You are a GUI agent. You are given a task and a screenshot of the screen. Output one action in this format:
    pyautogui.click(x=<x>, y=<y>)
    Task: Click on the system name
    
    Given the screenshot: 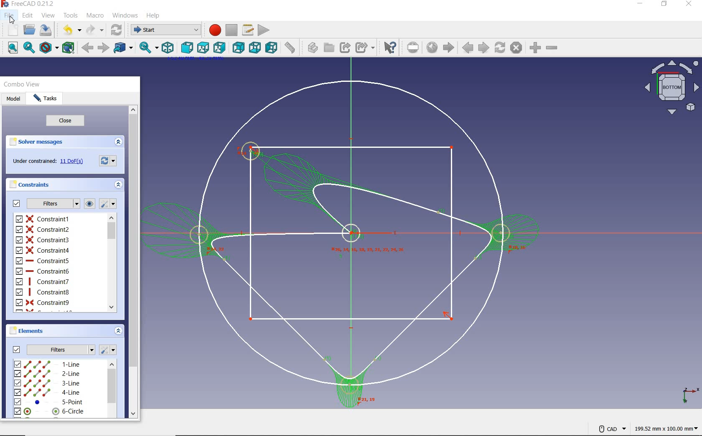 What is the action you would take?
    pyautogui.click(x=28, y=4)
    